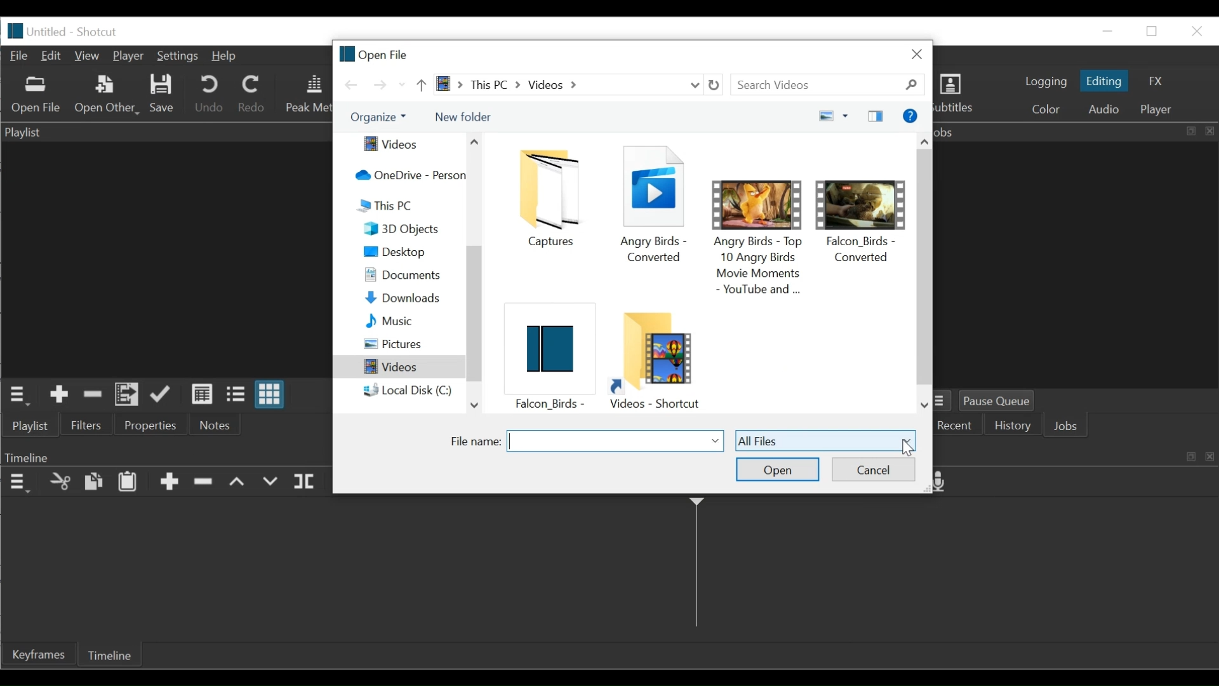  I want to click on New Folder, so click(463, 117).